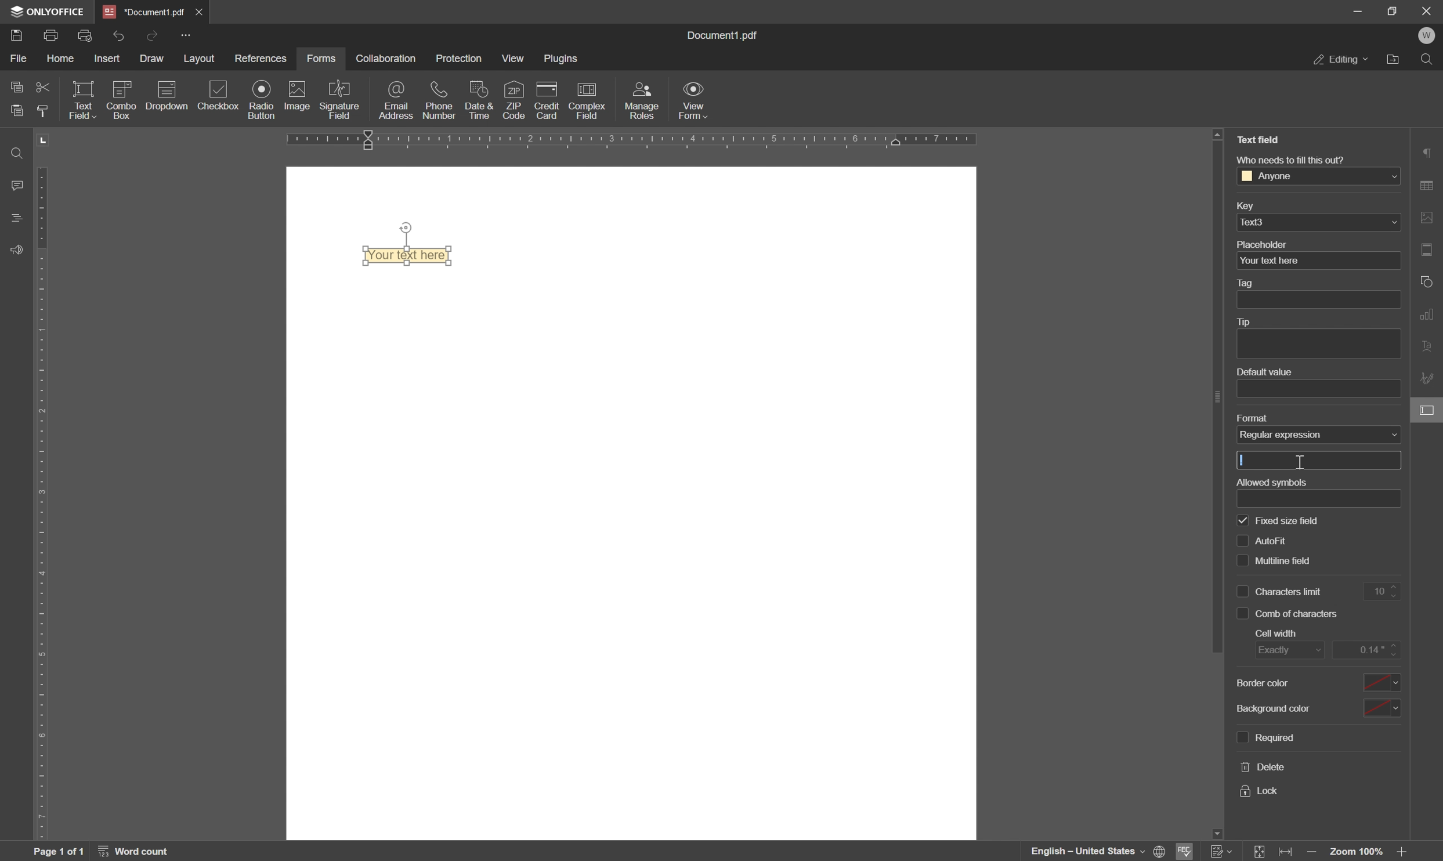 The image size is (1443, 861). I want to click on tag, so click(1248, 284).